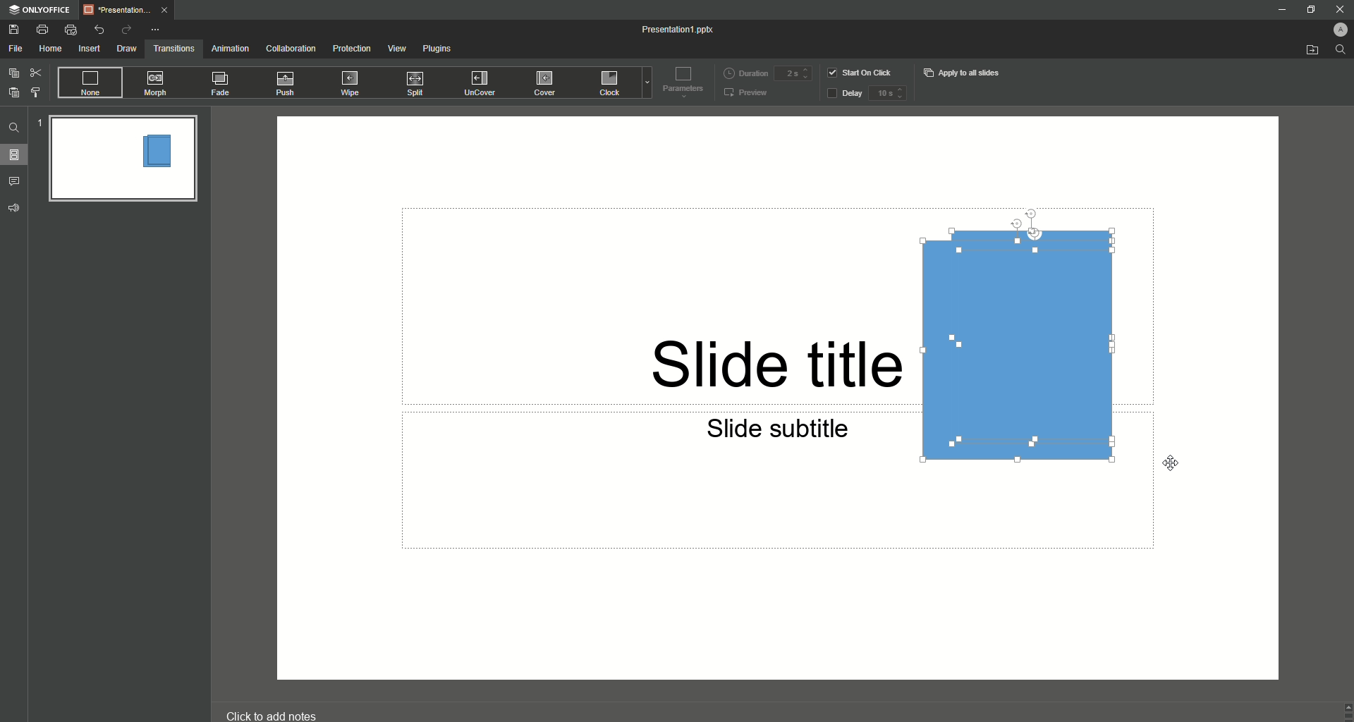  Describe the element at coordinates (963, 73) in the screenshot. I see `Apply to all slides` at that location.